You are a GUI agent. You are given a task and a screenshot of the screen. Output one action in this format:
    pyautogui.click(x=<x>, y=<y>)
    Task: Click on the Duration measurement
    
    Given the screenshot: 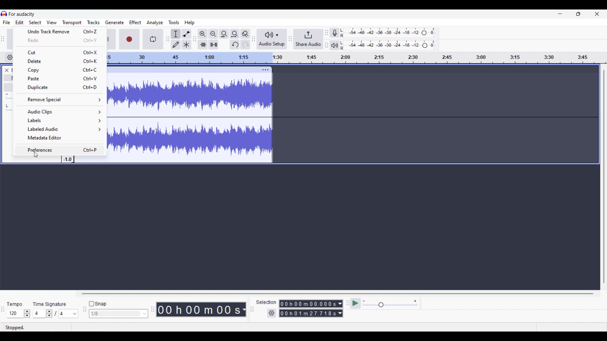 What is the action you would take?
    pyautogui.click(x=340, y=309)
    